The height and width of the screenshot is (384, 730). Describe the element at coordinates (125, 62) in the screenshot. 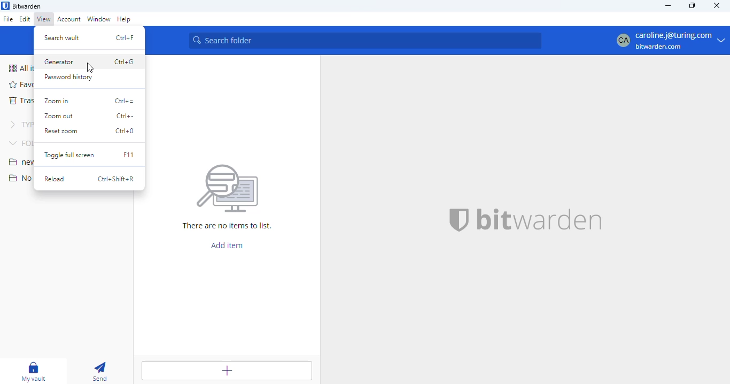

I see `shortcut for generator` at that location.